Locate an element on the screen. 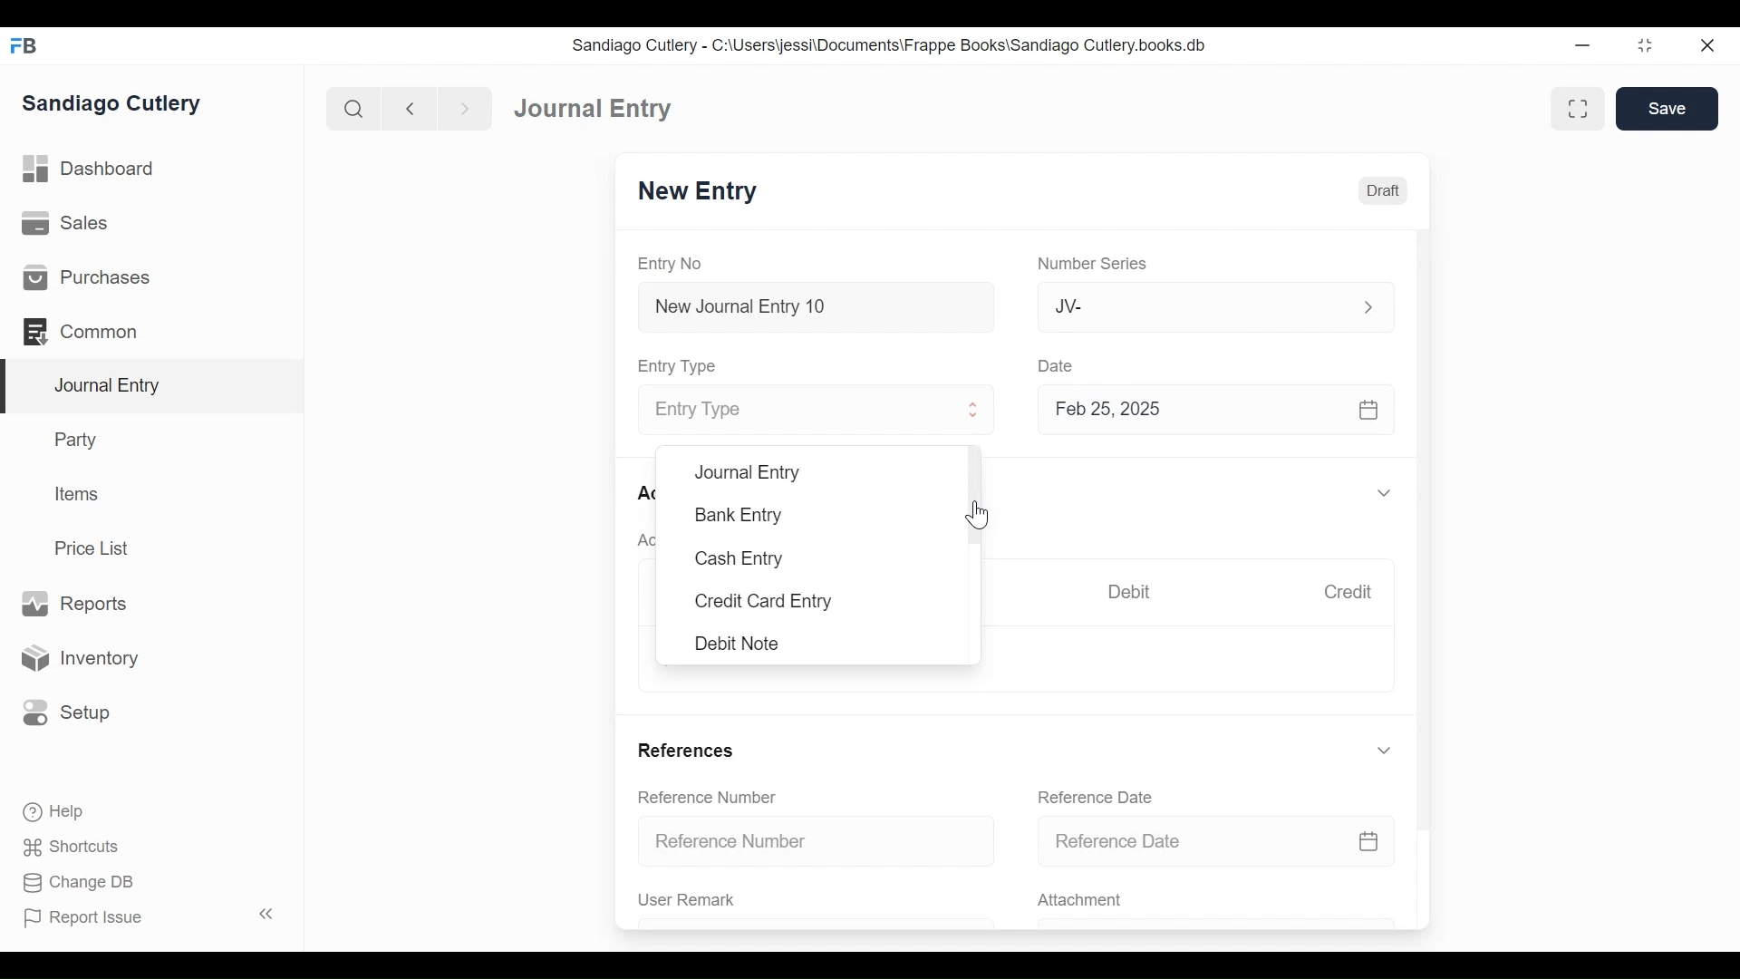 Image resolution: width=1740 pixels, height=979 pixels. Debit is located at coordinates (1134, 592).